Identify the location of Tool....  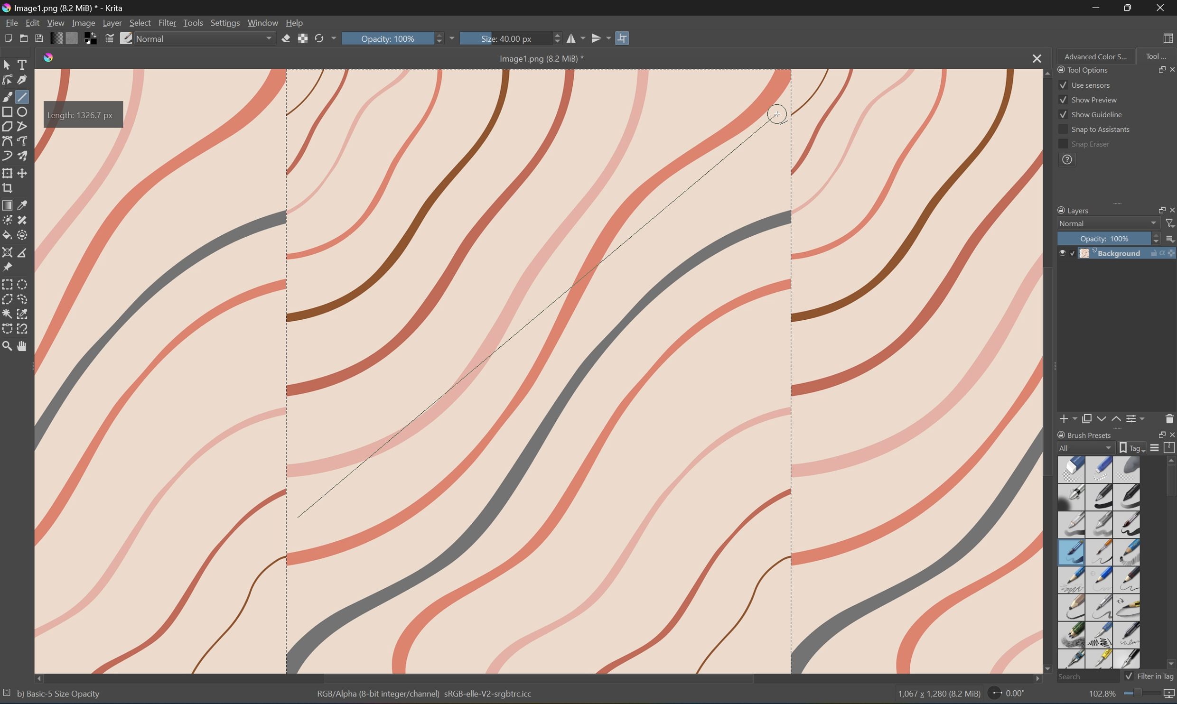
(1158, 56).